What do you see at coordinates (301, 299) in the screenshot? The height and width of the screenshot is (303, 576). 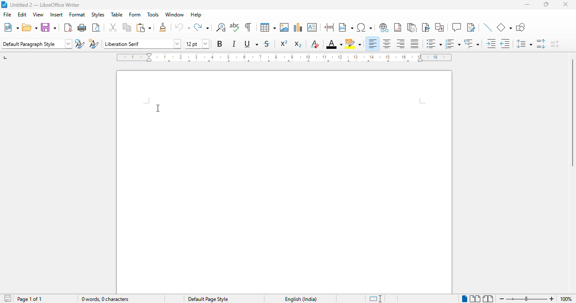 I see `text language` at bounding box center [301, 299].